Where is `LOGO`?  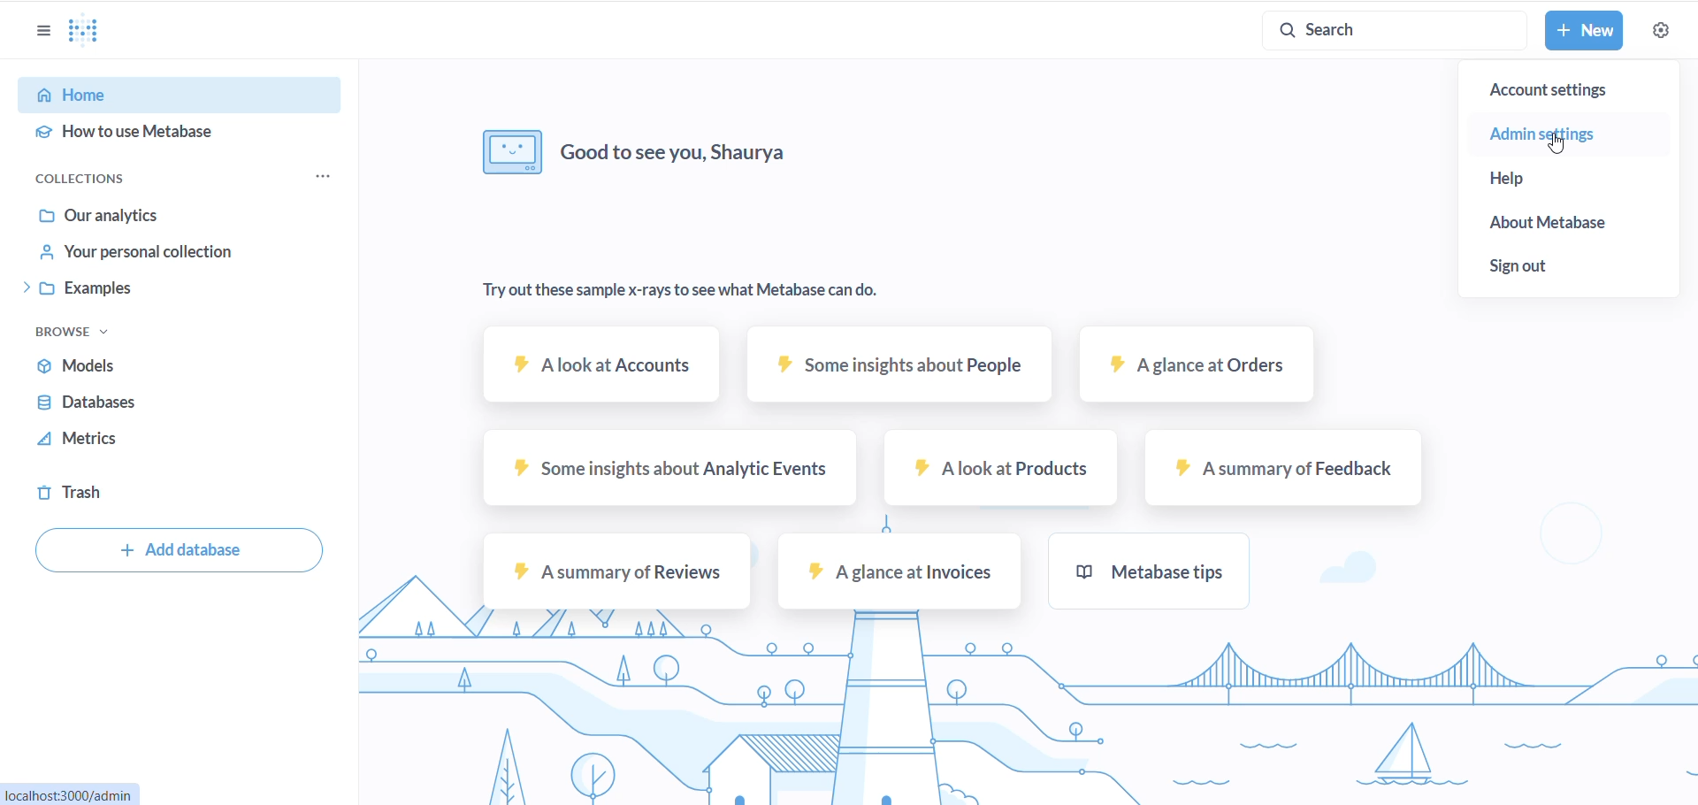 LOGO is located at coordinates (88, 30).